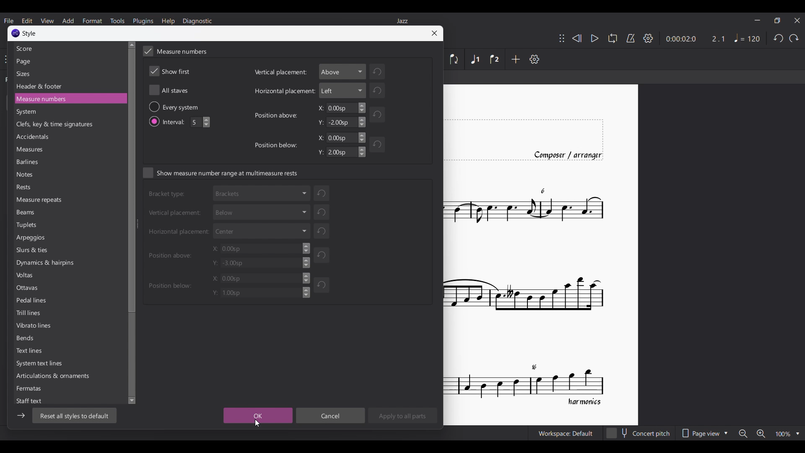 This screenshot has height=453, width=805. I want to click on Metronome, so click(631, 38).